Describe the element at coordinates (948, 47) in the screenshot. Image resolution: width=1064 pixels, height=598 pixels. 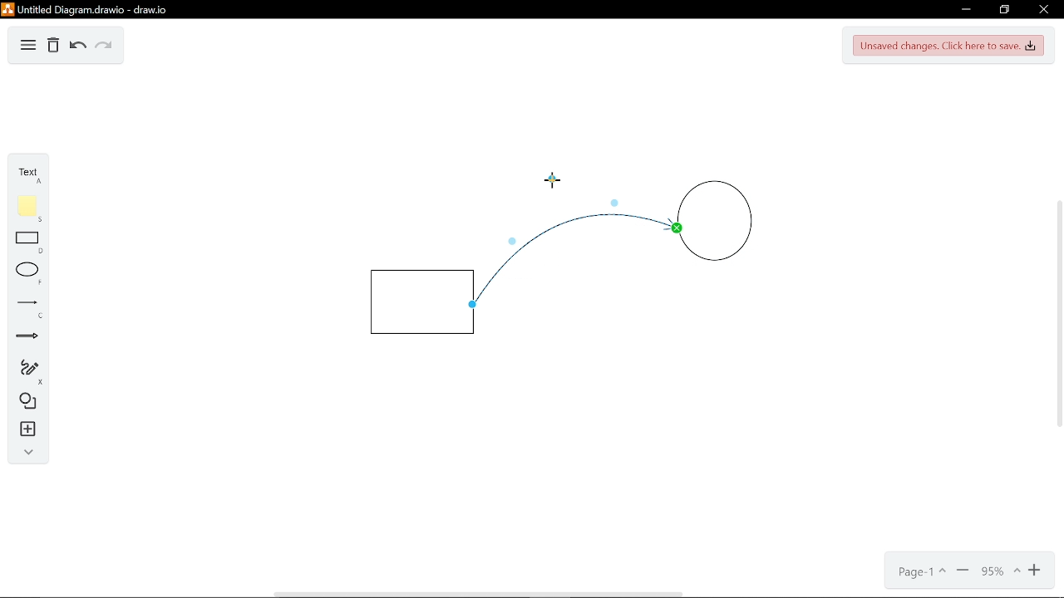
I see `Unsaved changes. Click here to save.` at that location.